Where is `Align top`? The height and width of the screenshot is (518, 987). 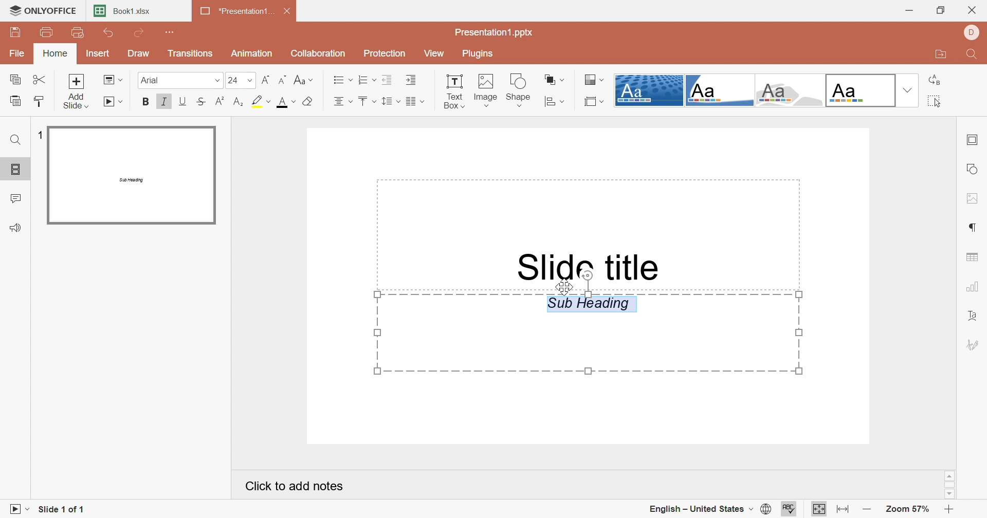 Align top is located at coordinates (367, 100).